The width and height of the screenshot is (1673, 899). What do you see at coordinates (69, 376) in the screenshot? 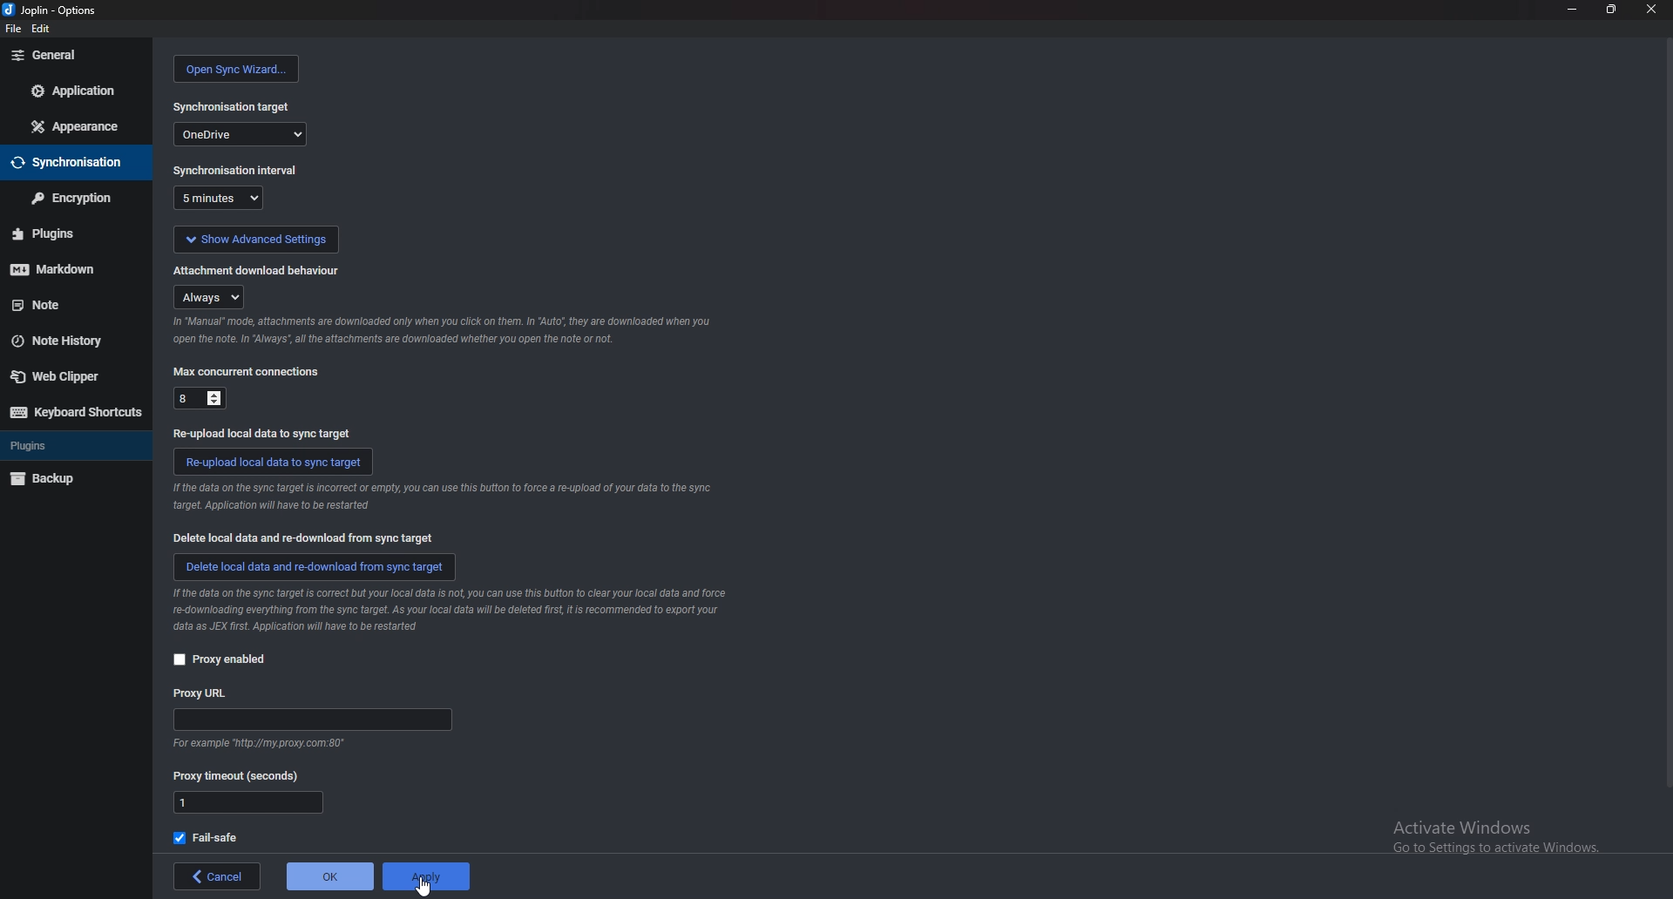
I see `web clipper` at bounding box center [69, 376].